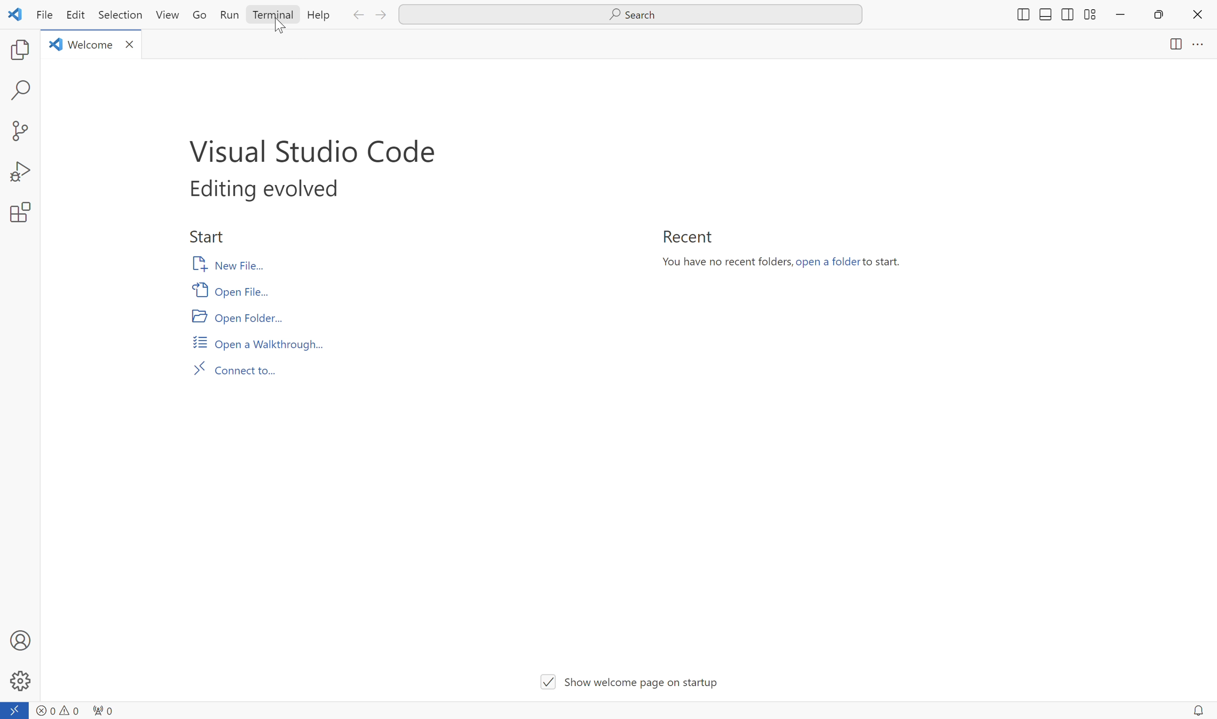  I want to click on Visual Studio Code, so click(312, 148).